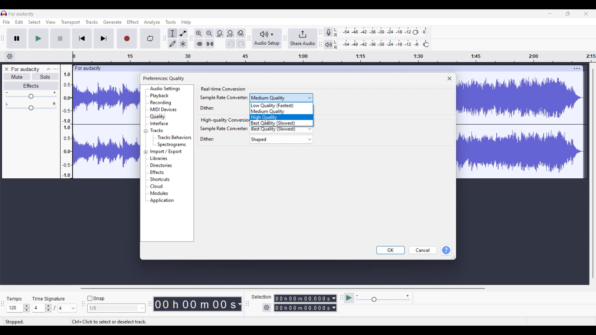  What do you see at coordinates (150, 38) in the screenshot?
I see `Enable looping` at bounding box center [150, 38].